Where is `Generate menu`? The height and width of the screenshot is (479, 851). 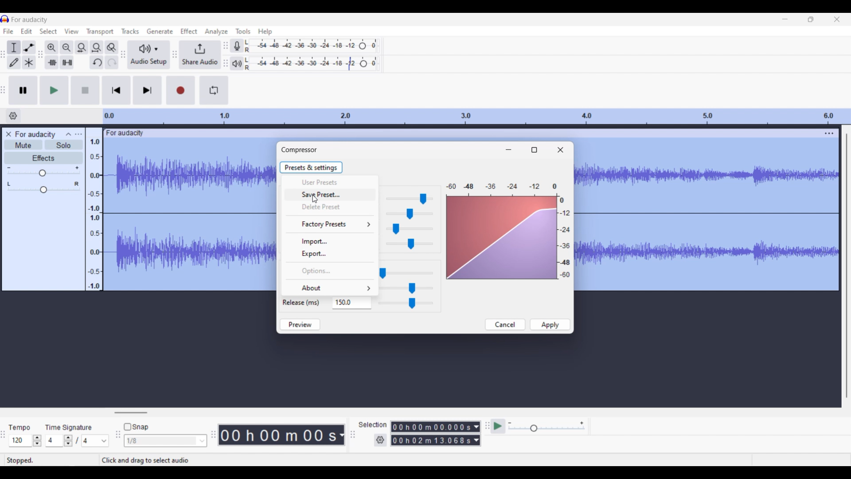 Generate menu is located at coordinates (160, 31).